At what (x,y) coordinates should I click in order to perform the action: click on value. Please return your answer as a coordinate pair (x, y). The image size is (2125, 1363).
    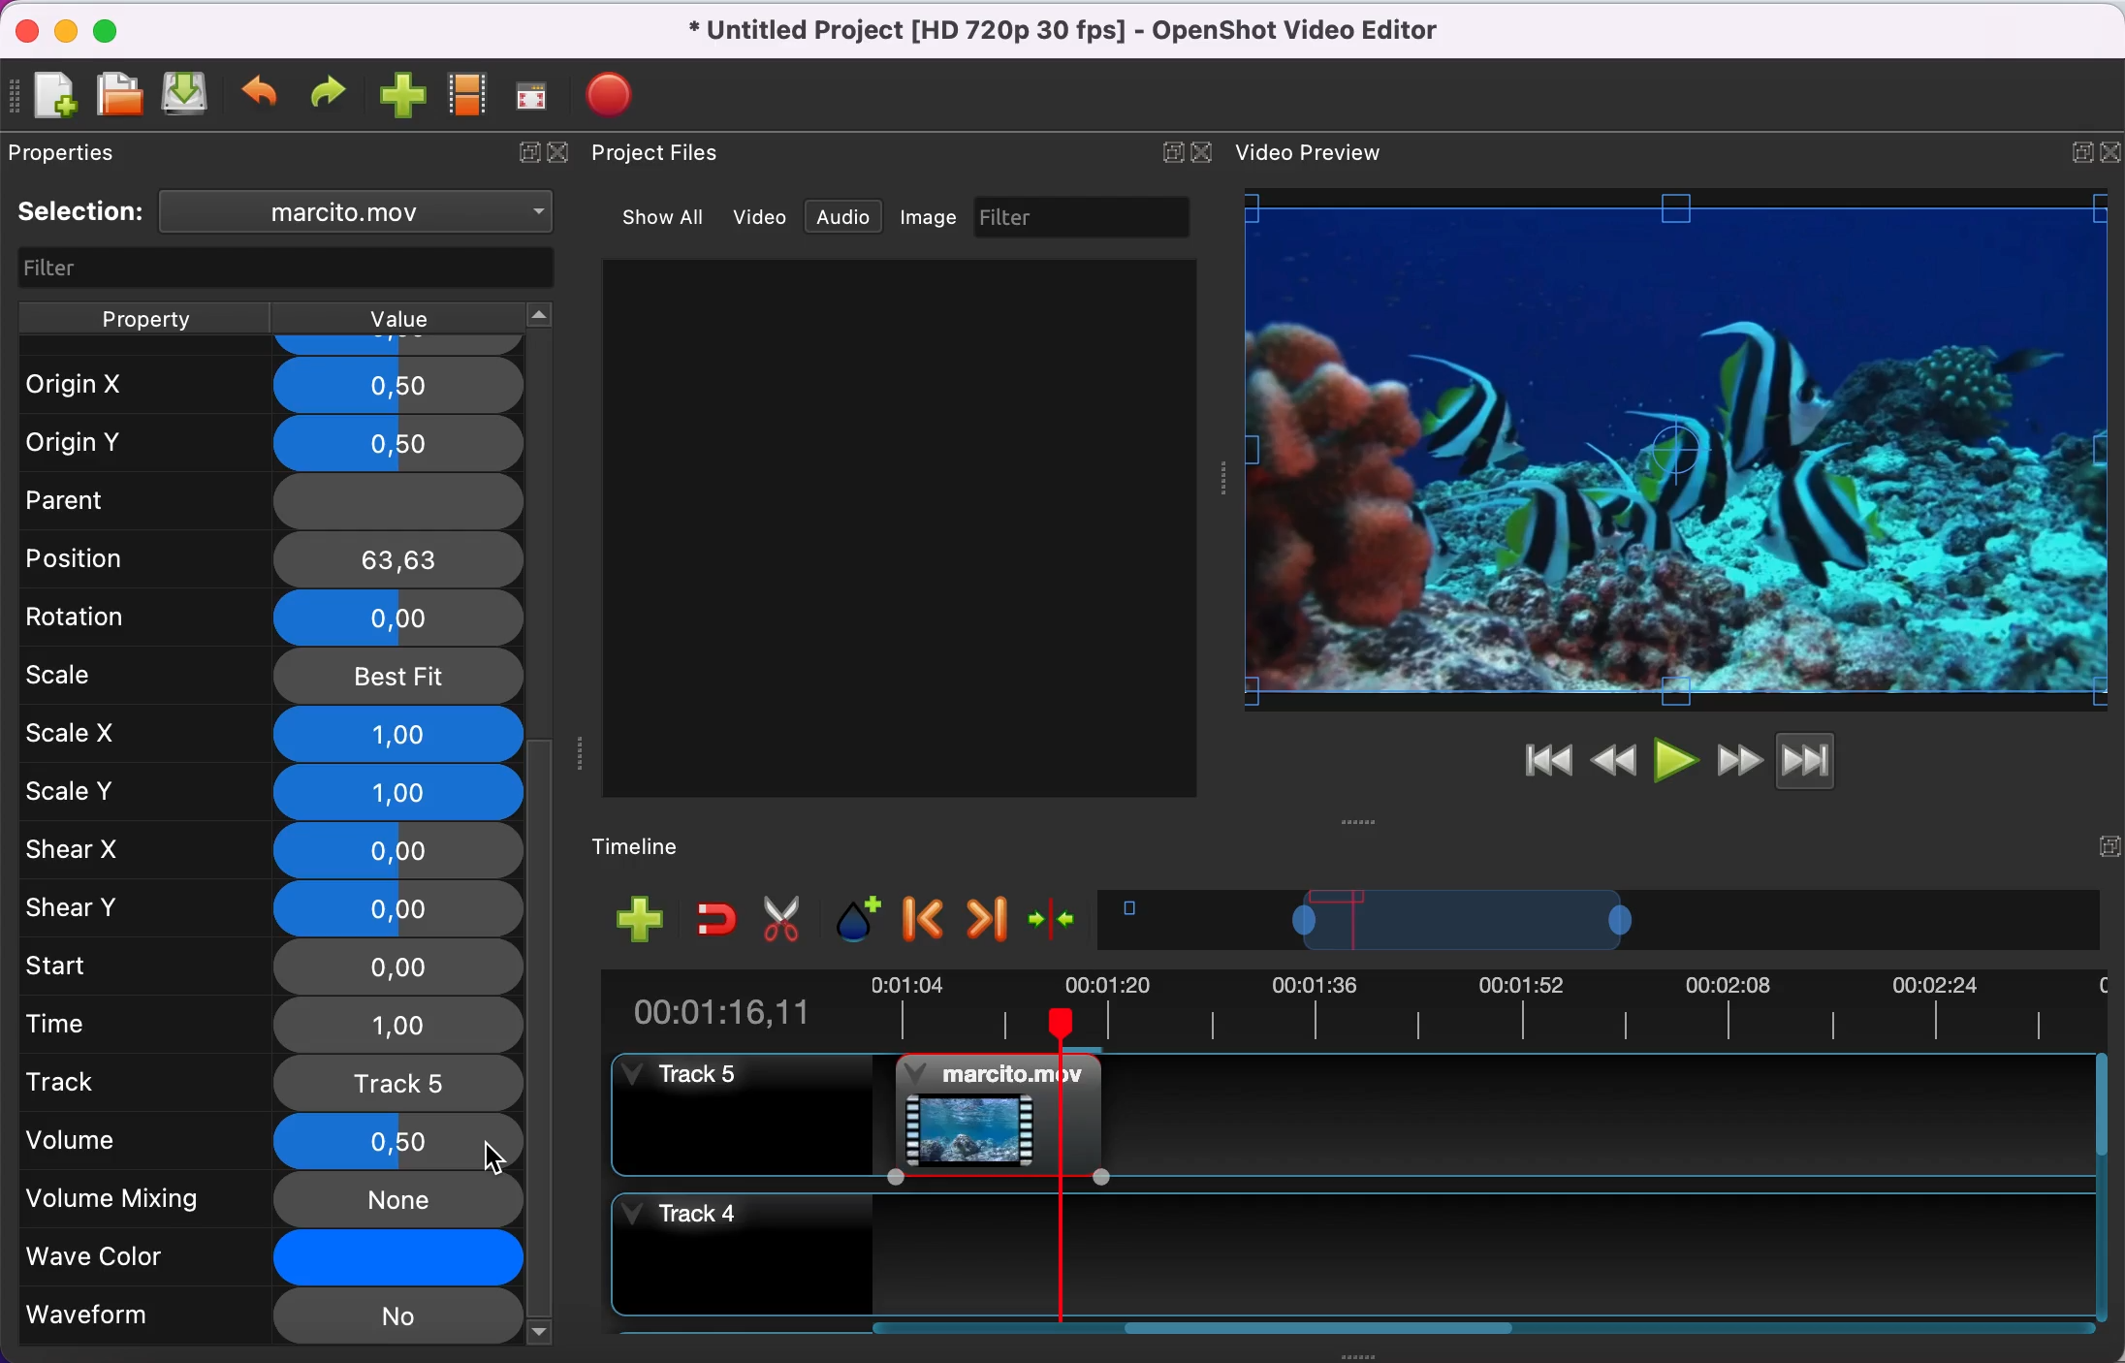
    Looking at the image, I should click on (423, 317).